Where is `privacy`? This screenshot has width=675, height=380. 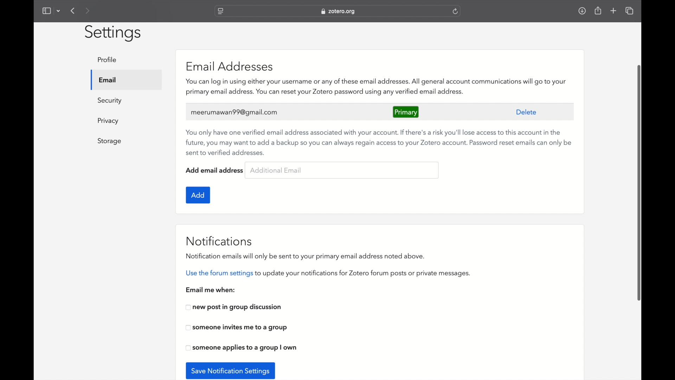
privacy is located at coordinates (109, 121).